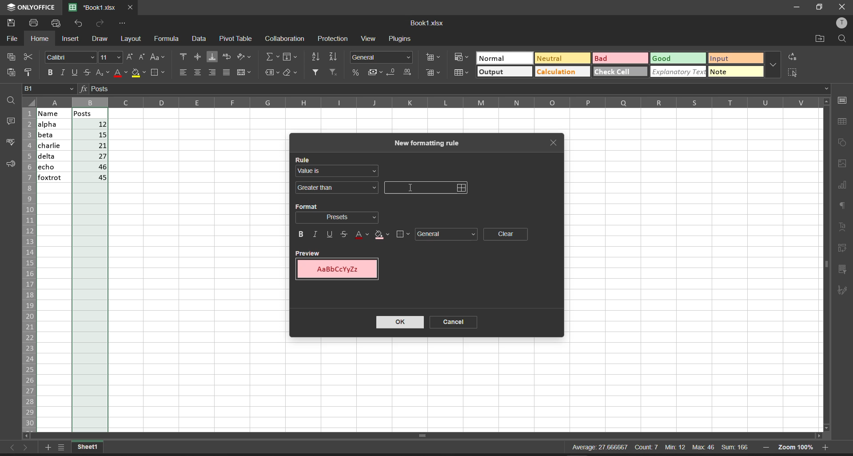 The height and width of the screenshot is (456, 853). Describe the element at coordinates (845, 142) in the screenshot. I see `shape settings` at that location.